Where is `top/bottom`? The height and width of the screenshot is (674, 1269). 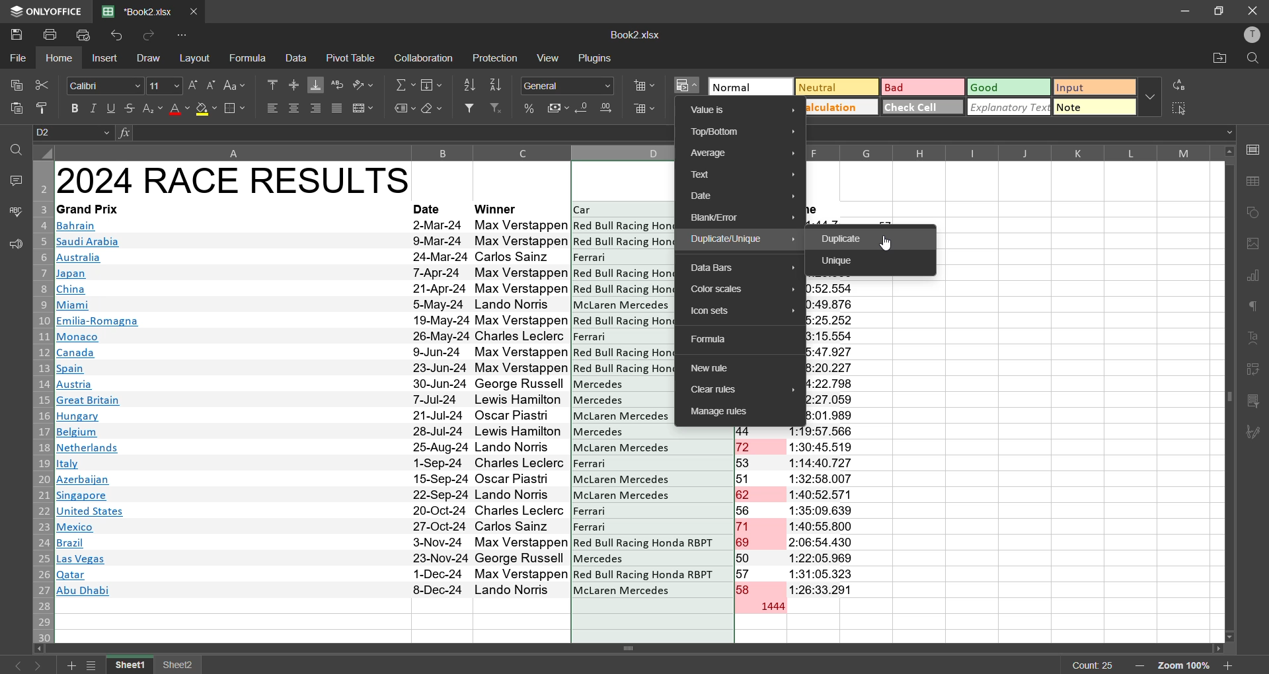 top/bottom is located at coordinates (744, 133).